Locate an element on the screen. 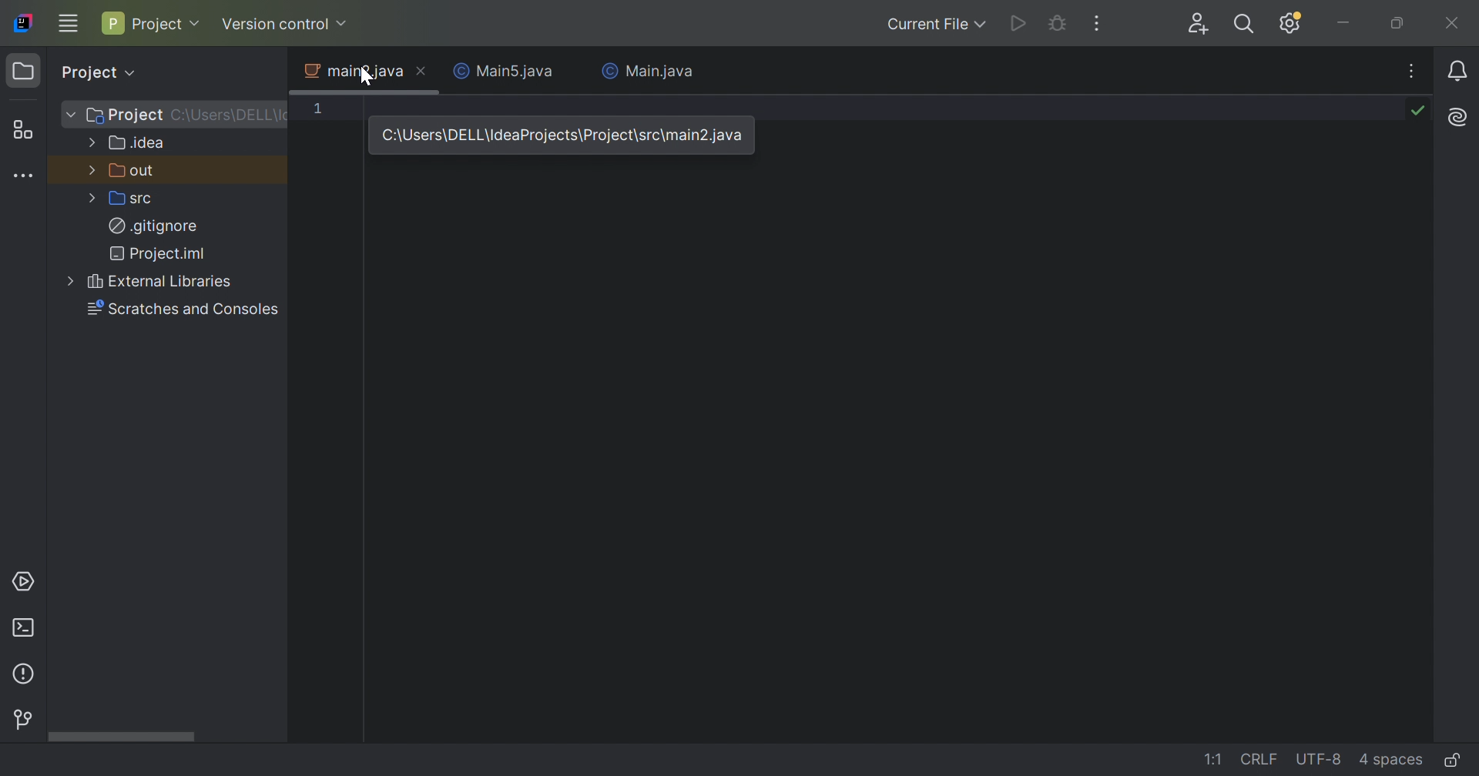 The width and height of the screenshot is (1479, 776). main2.java is located at coordinates (354, 72).